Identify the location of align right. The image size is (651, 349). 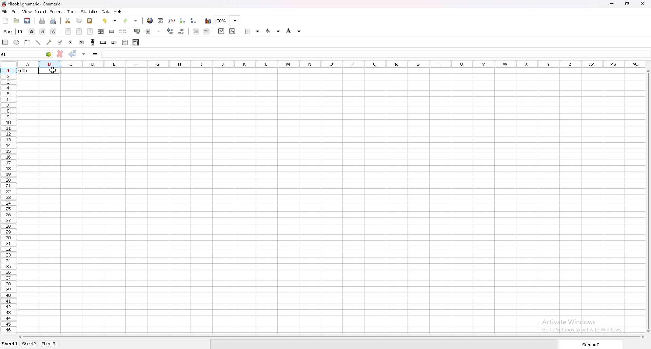
(90, 32).